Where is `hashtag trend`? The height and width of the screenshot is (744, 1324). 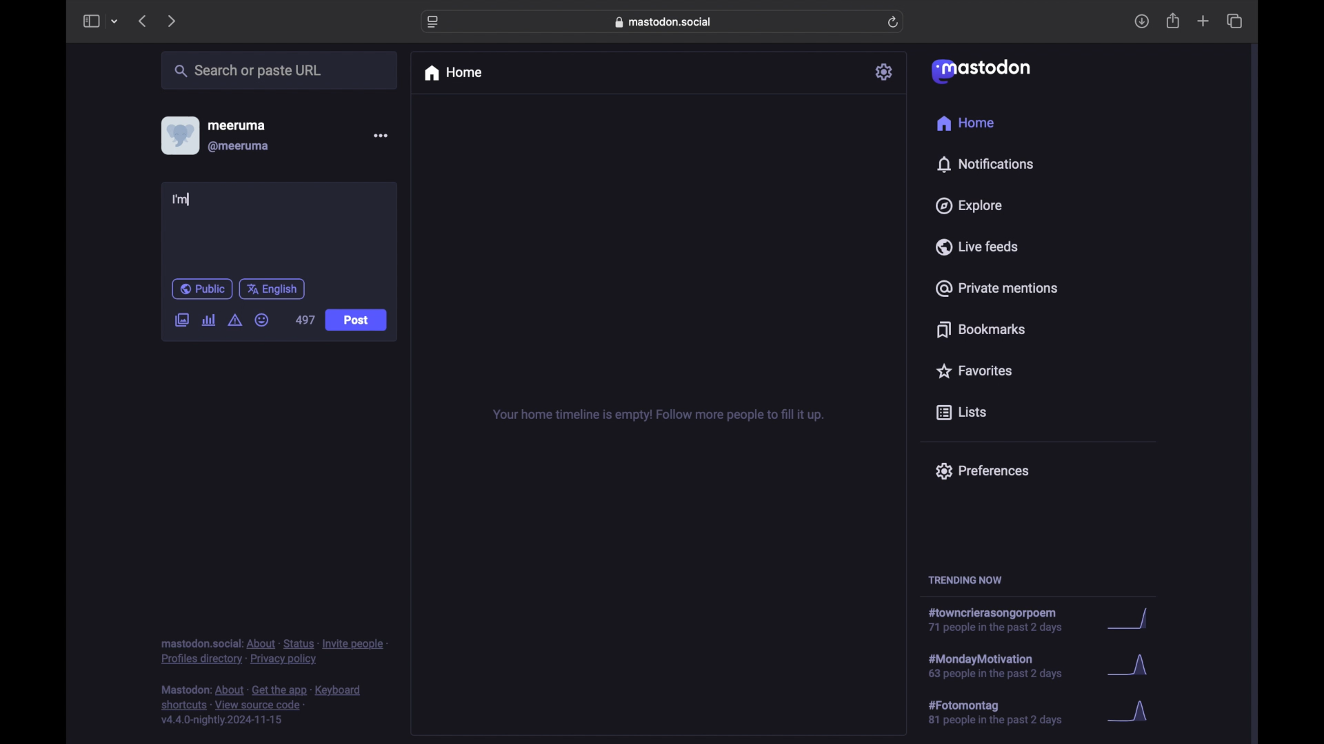 hashtag trend is located at coordinates (1005, 711).